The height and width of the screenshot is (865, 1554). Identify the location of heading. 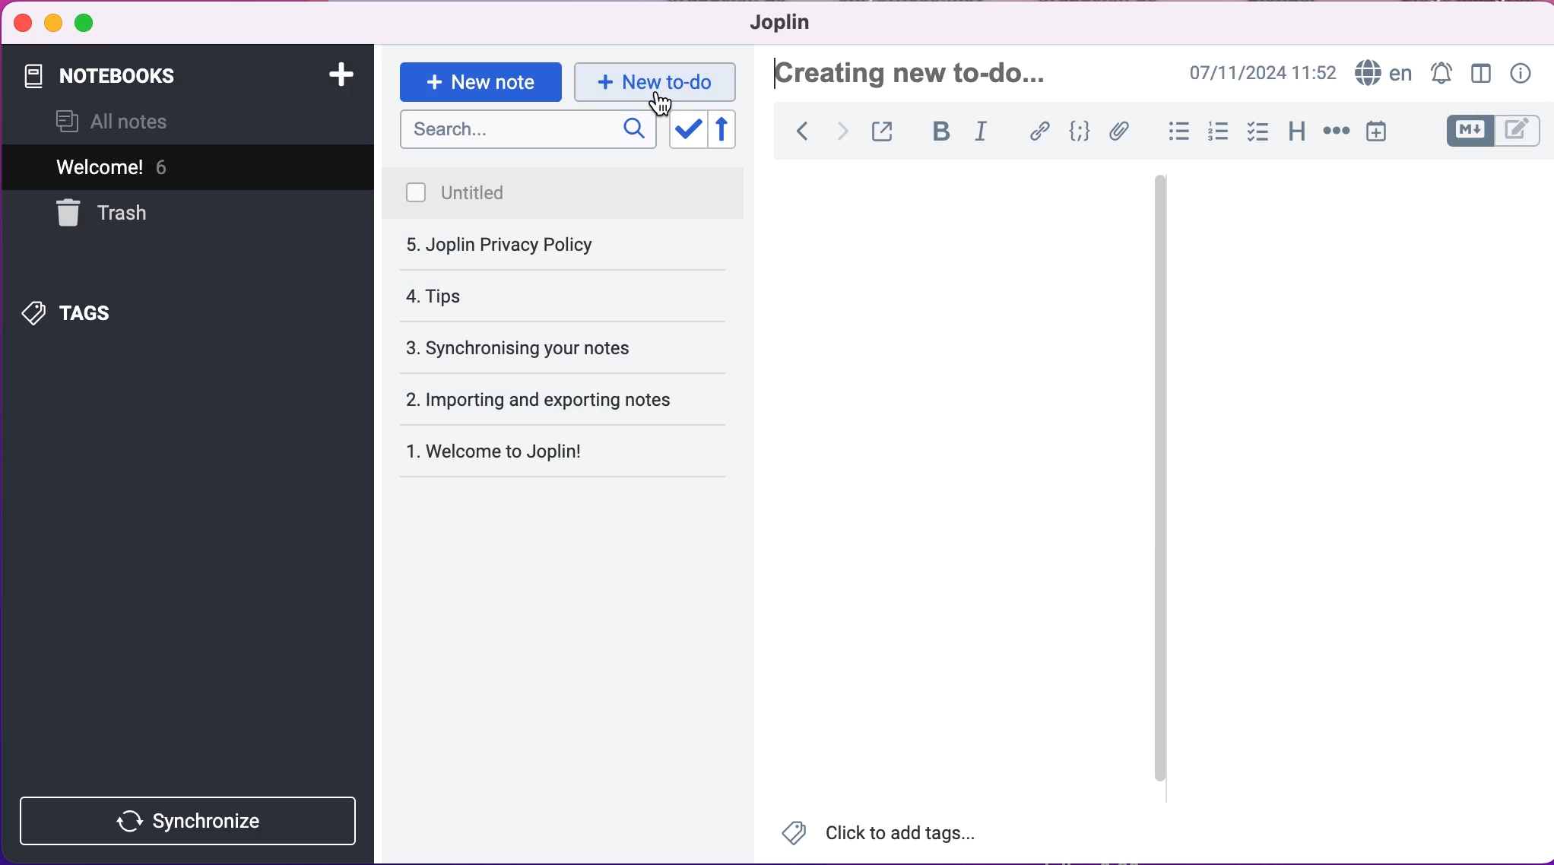
(1296, 135).